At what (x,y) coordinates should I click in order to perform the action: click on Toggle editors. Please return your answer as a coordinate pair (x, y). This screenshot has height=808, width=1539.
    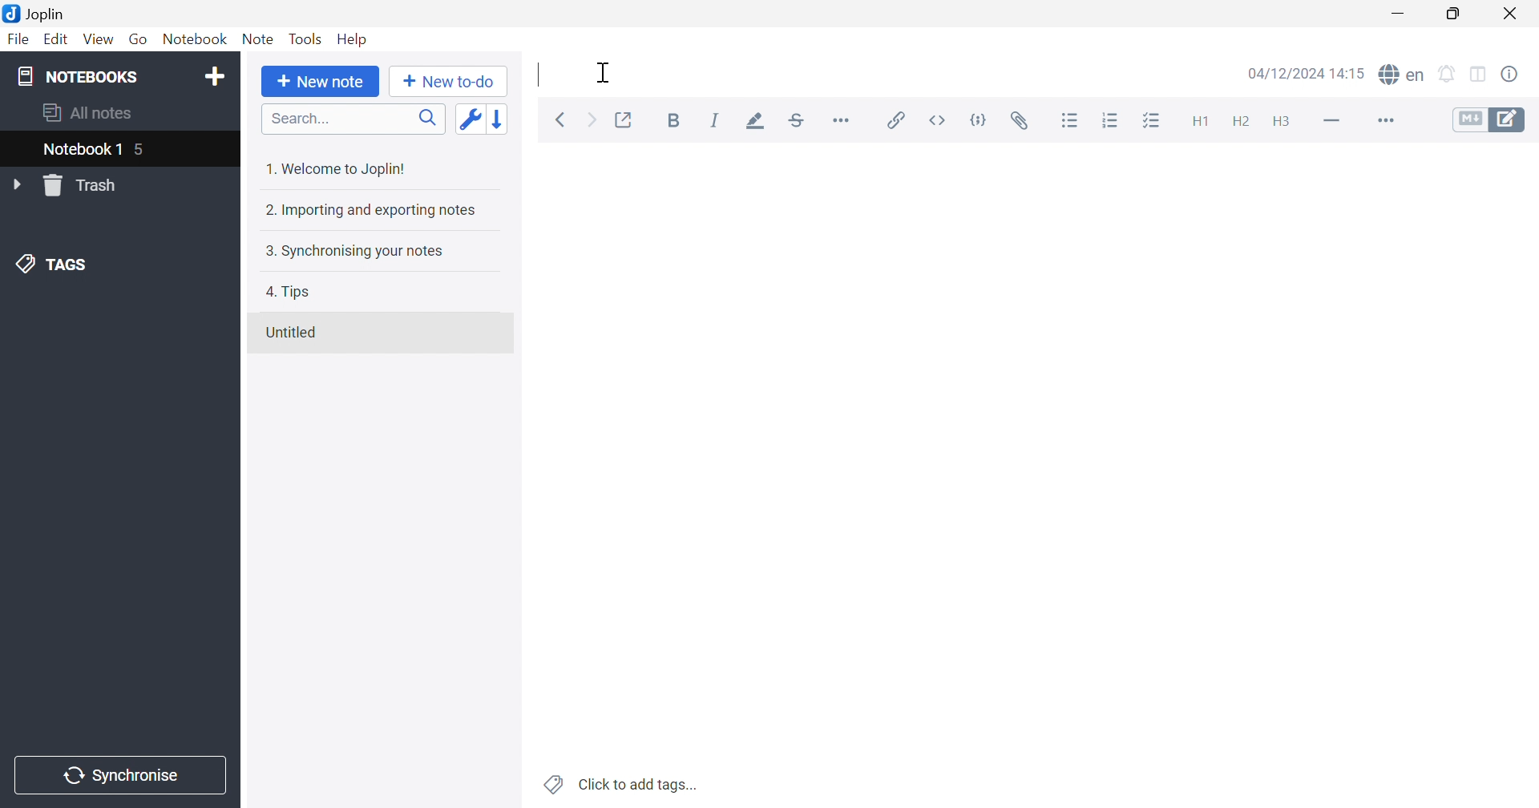
    Looking at the image, I should click on (1489, 119).